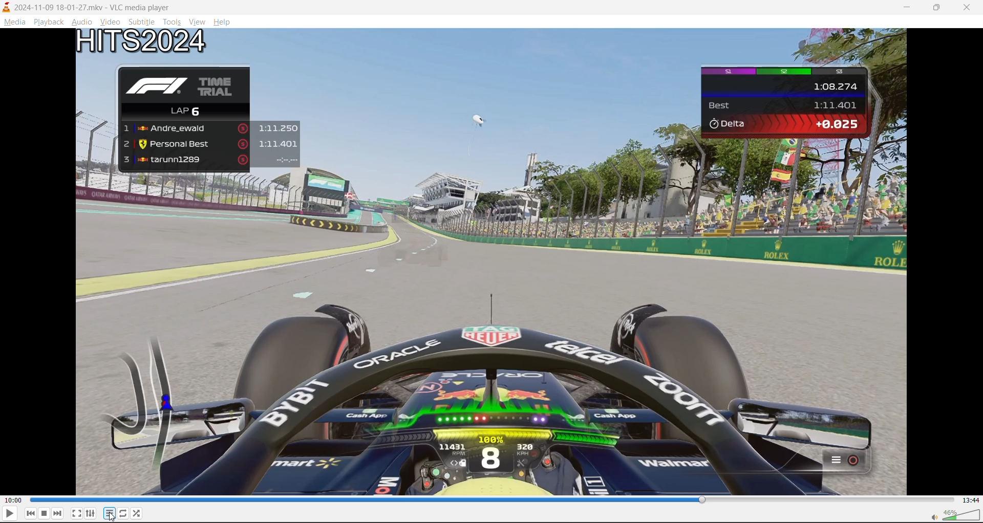 This screenshot has width=983, height=523. I want to click on minimize, so click(911, 9).